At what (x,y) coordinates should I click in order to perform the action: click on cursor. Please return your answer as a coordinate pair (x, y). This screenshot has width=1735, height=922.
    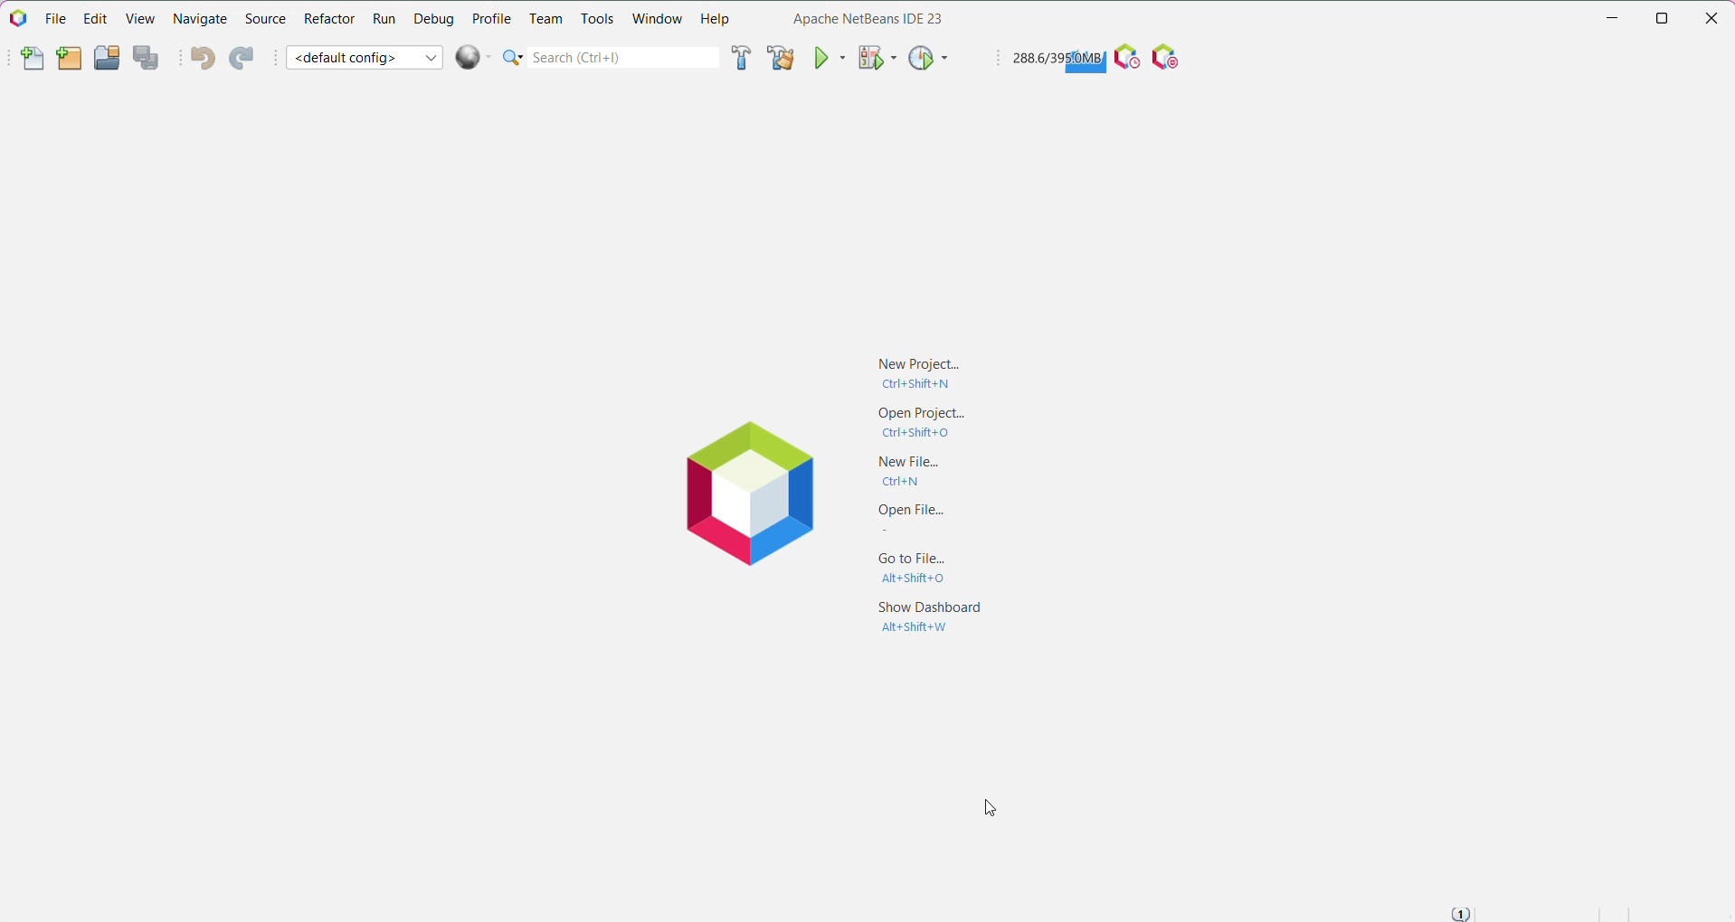
    Looking at the image, I should click on (987, 806).